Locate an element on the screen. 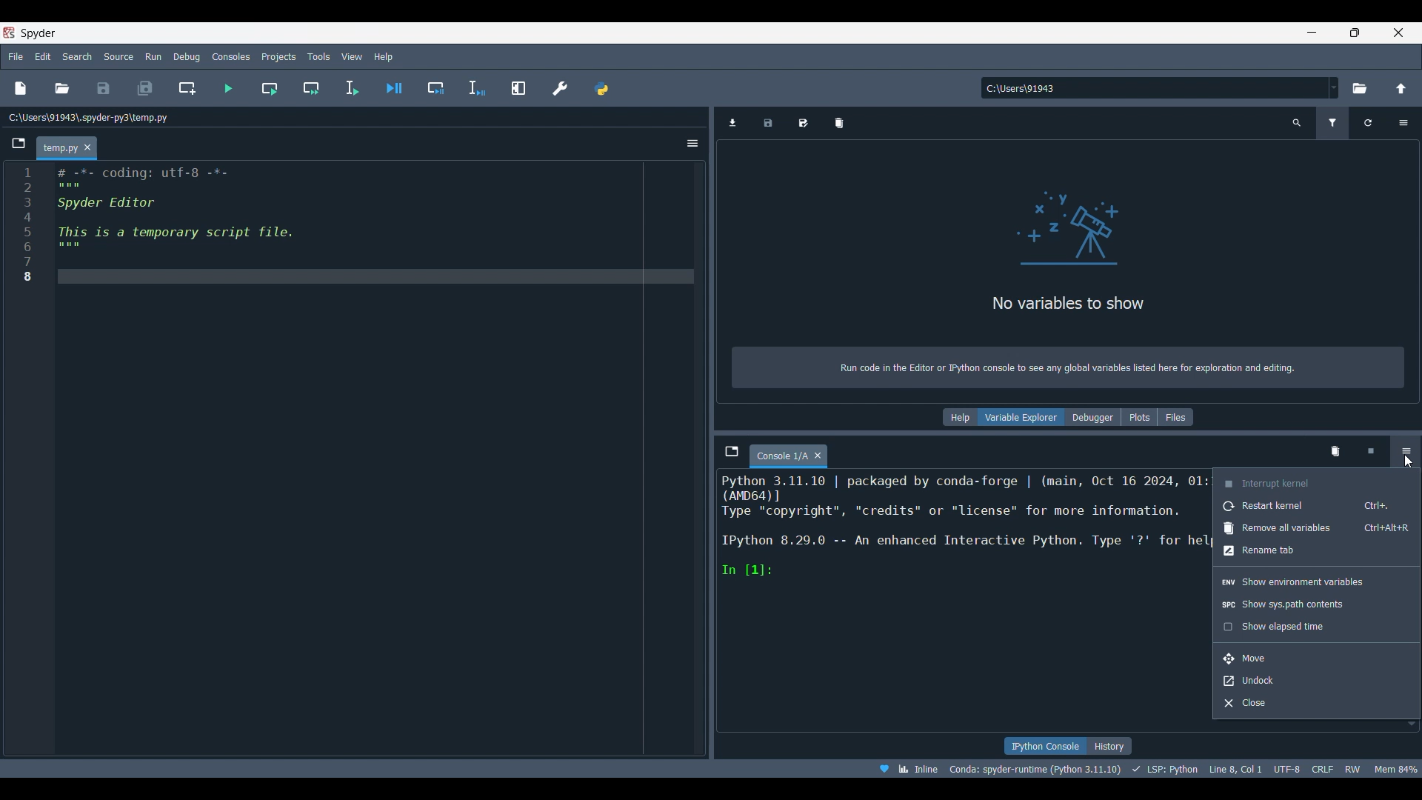  Search variable names and types is located at coordinates (1297, 123).